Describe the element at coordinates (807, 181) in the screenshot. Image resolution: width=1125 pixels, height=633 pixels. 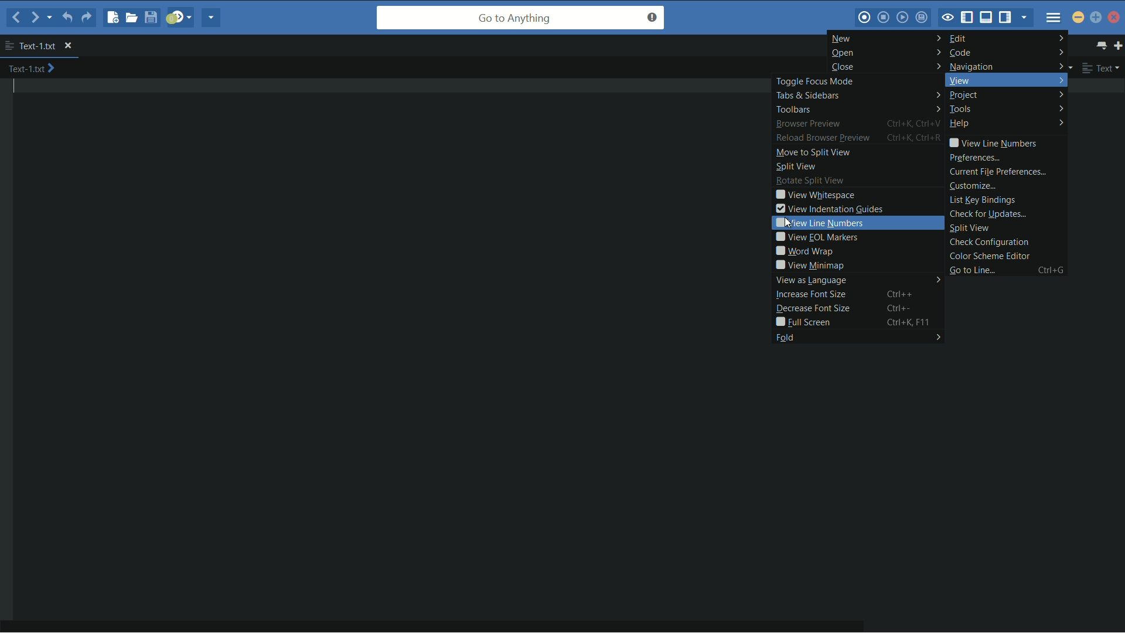
I see `rotate split view` at that location.